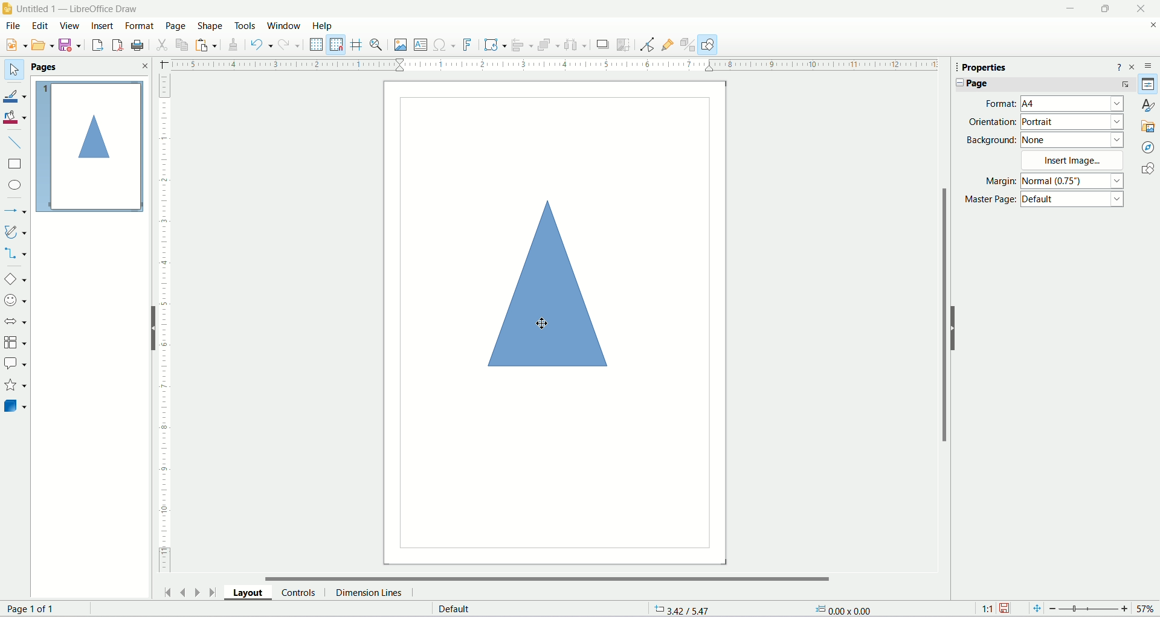 The height and width of the screenshot is (617, 1160). Describe the element at coordinates (162, 45) in the screenshot. I see `Cut` at that location.